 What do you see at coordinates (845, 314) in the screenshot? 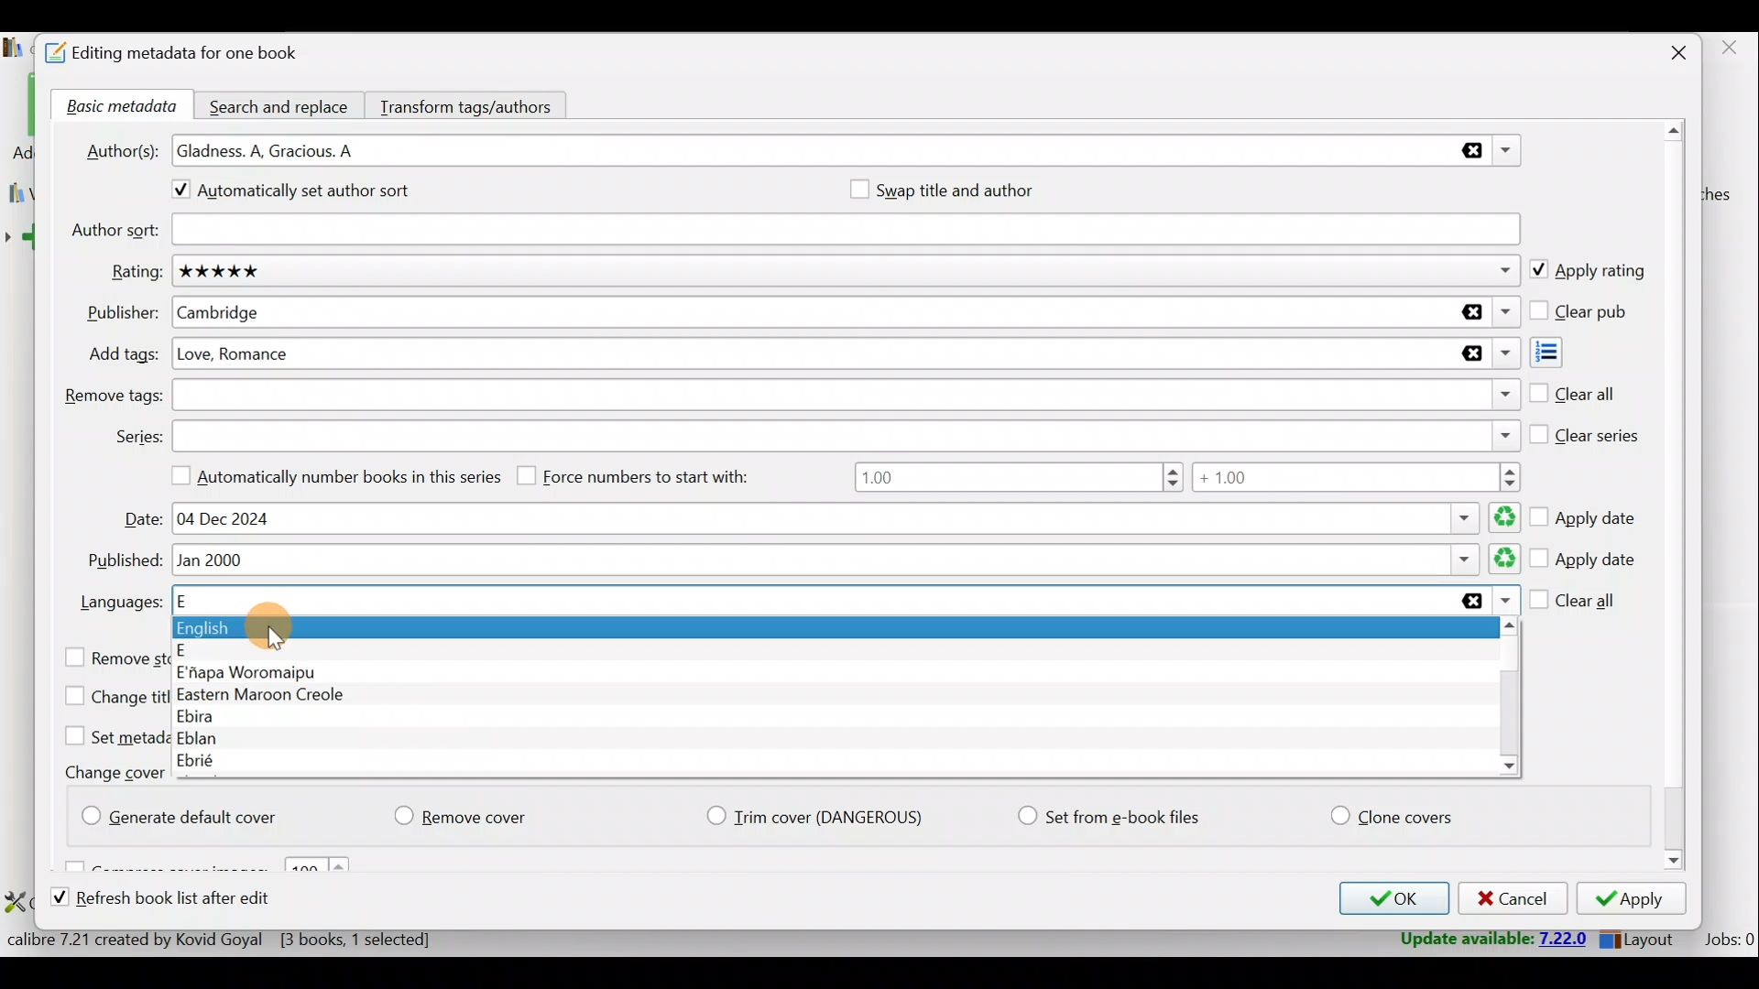
I see `Publisher` at bounding box center [845, 314].